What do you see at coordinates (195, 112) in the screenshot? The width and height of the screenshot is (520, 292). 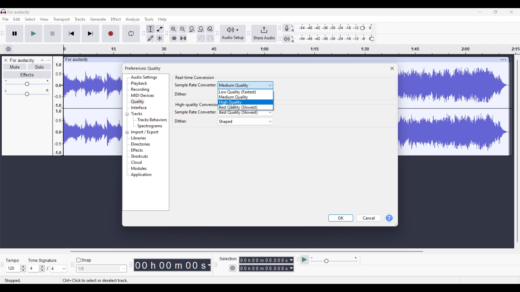 I see `text` at bounding box center [195, 112].